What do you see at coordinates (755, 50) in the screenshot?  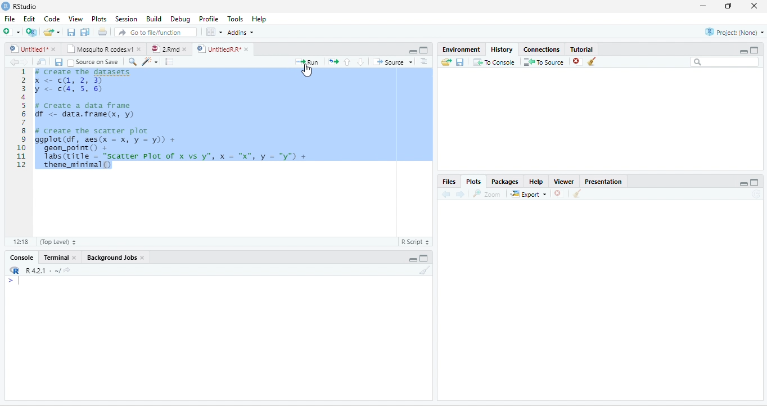 I see `Maximize` at bounding box center [755, 50].